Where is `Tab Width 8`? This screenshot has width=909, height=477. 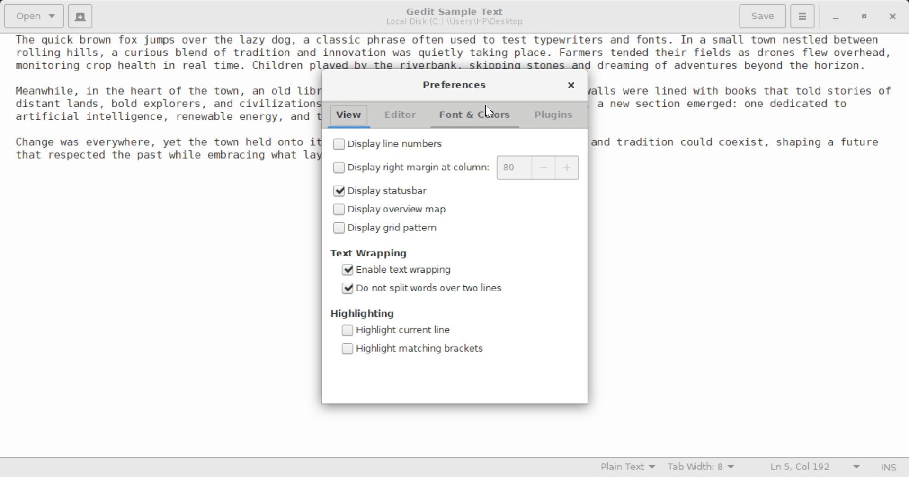 Tab Width 8 is located at coordinates (699, 468).